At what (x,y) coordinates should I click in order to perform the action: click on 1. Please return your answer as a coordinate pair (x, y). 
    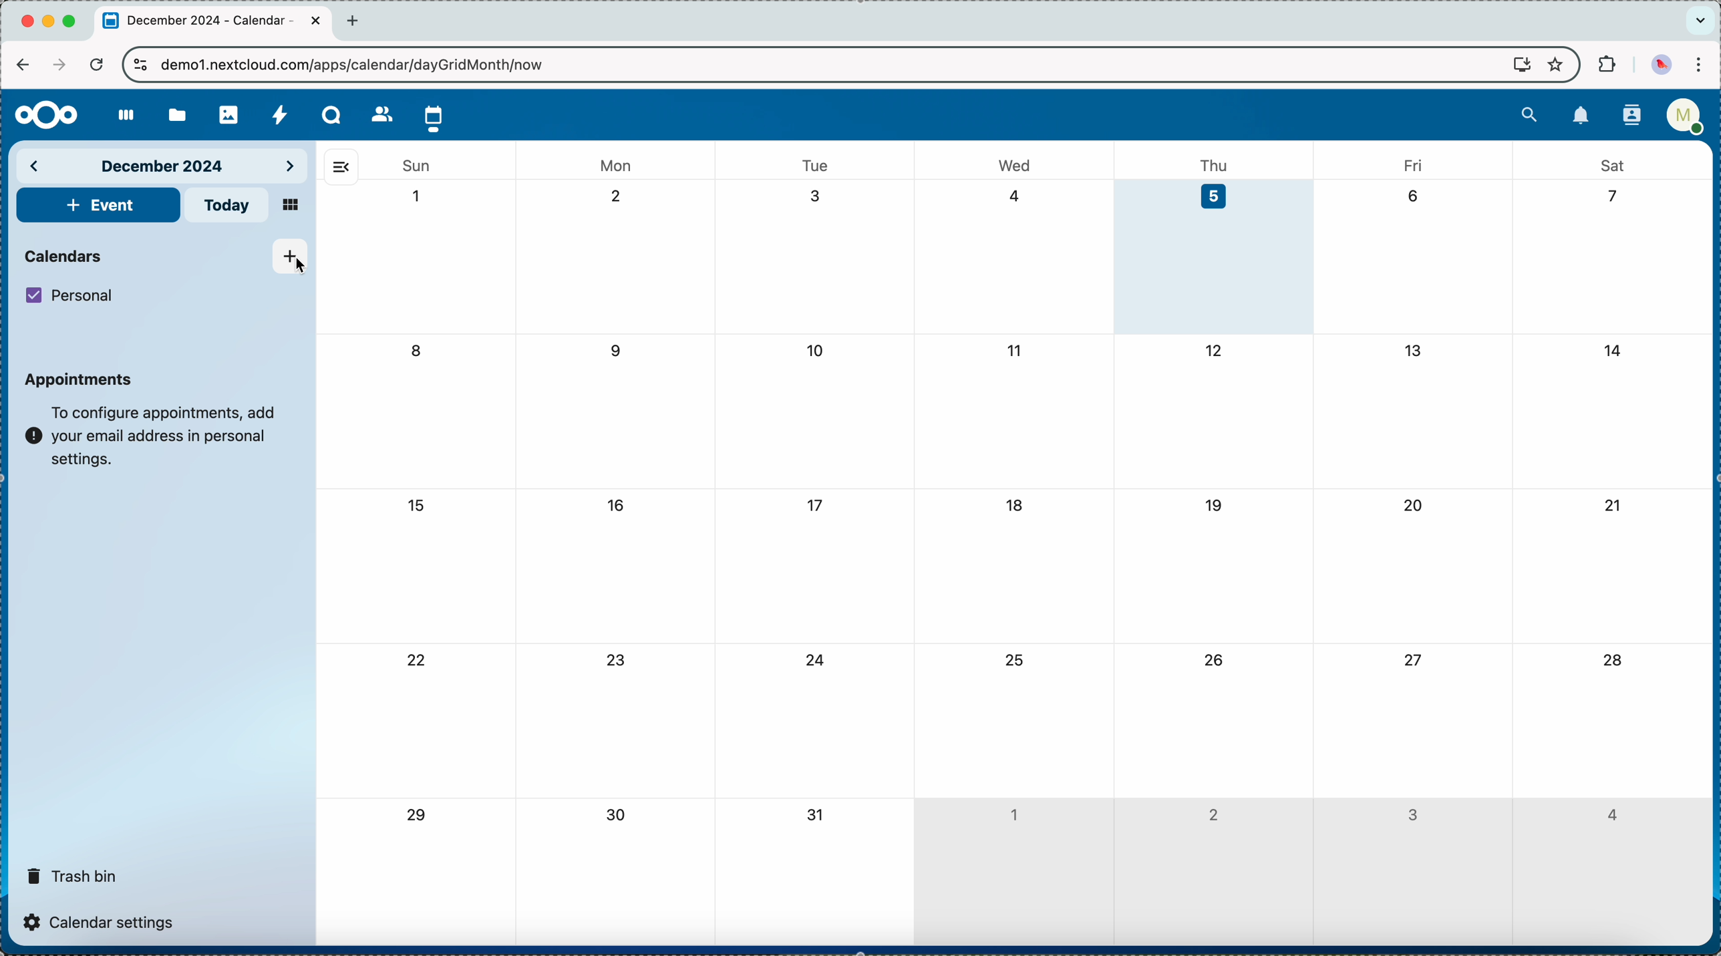
    Looking at the image, I should click on (1013, 811).